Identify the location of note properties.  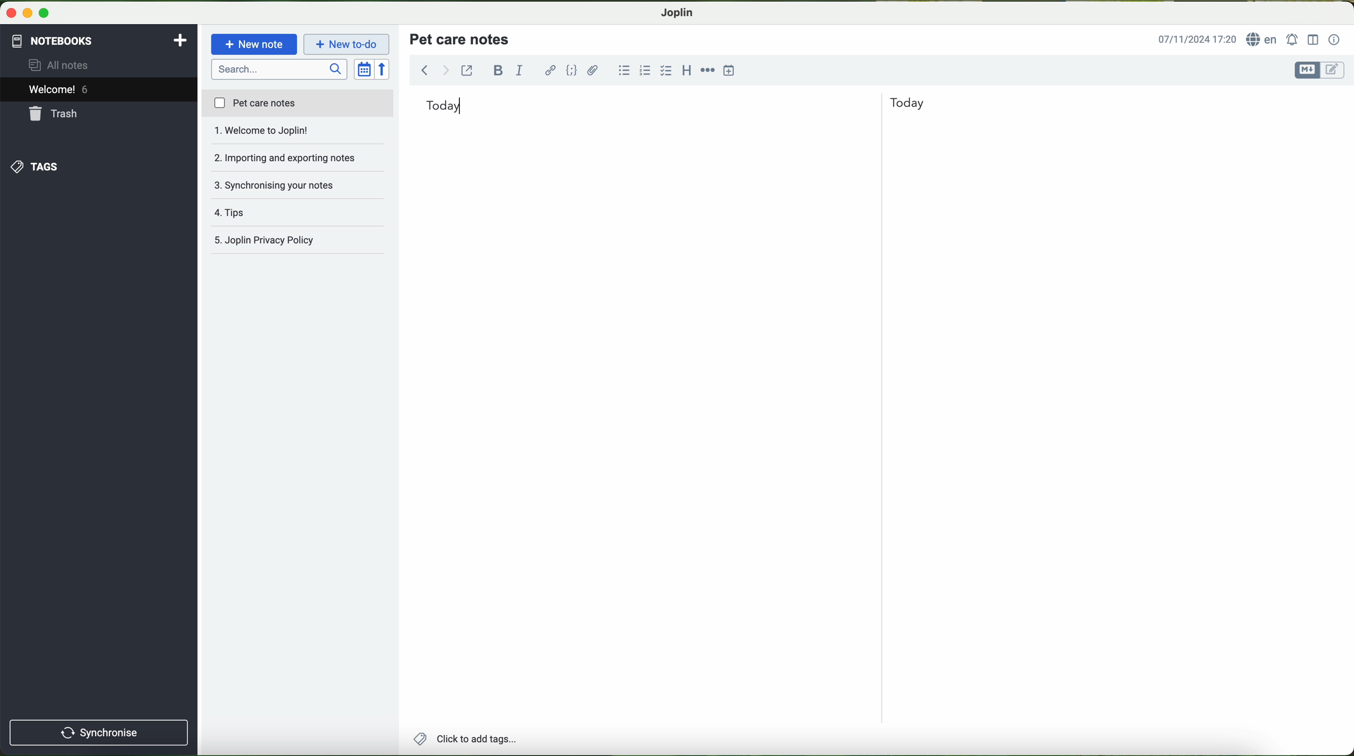
(1335, 40).